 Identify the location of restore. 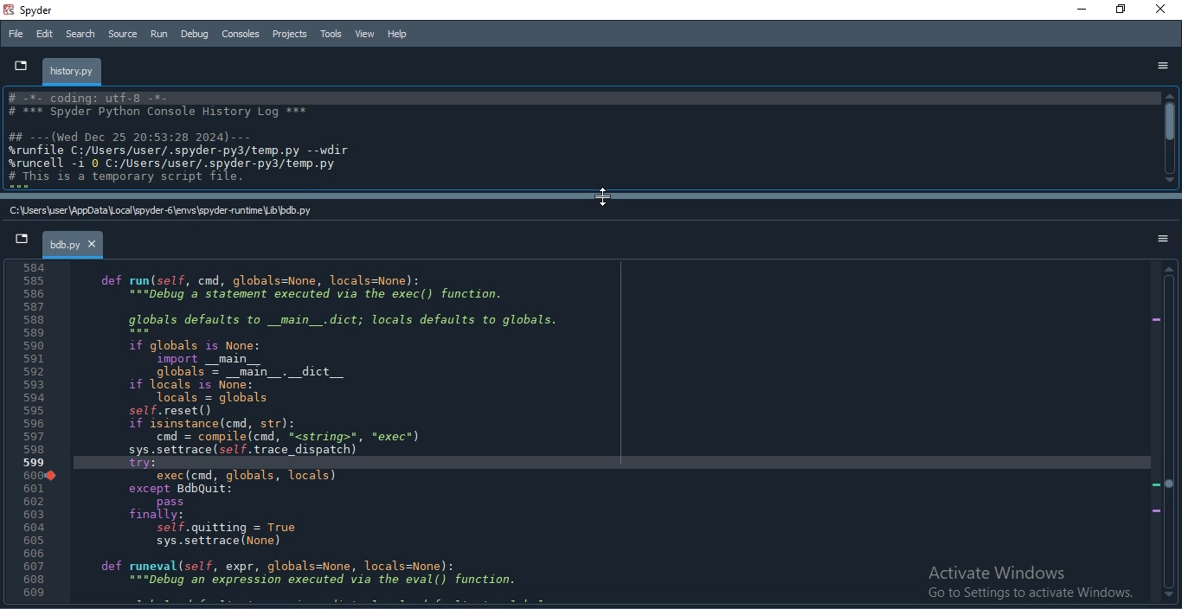
(1121, 10).